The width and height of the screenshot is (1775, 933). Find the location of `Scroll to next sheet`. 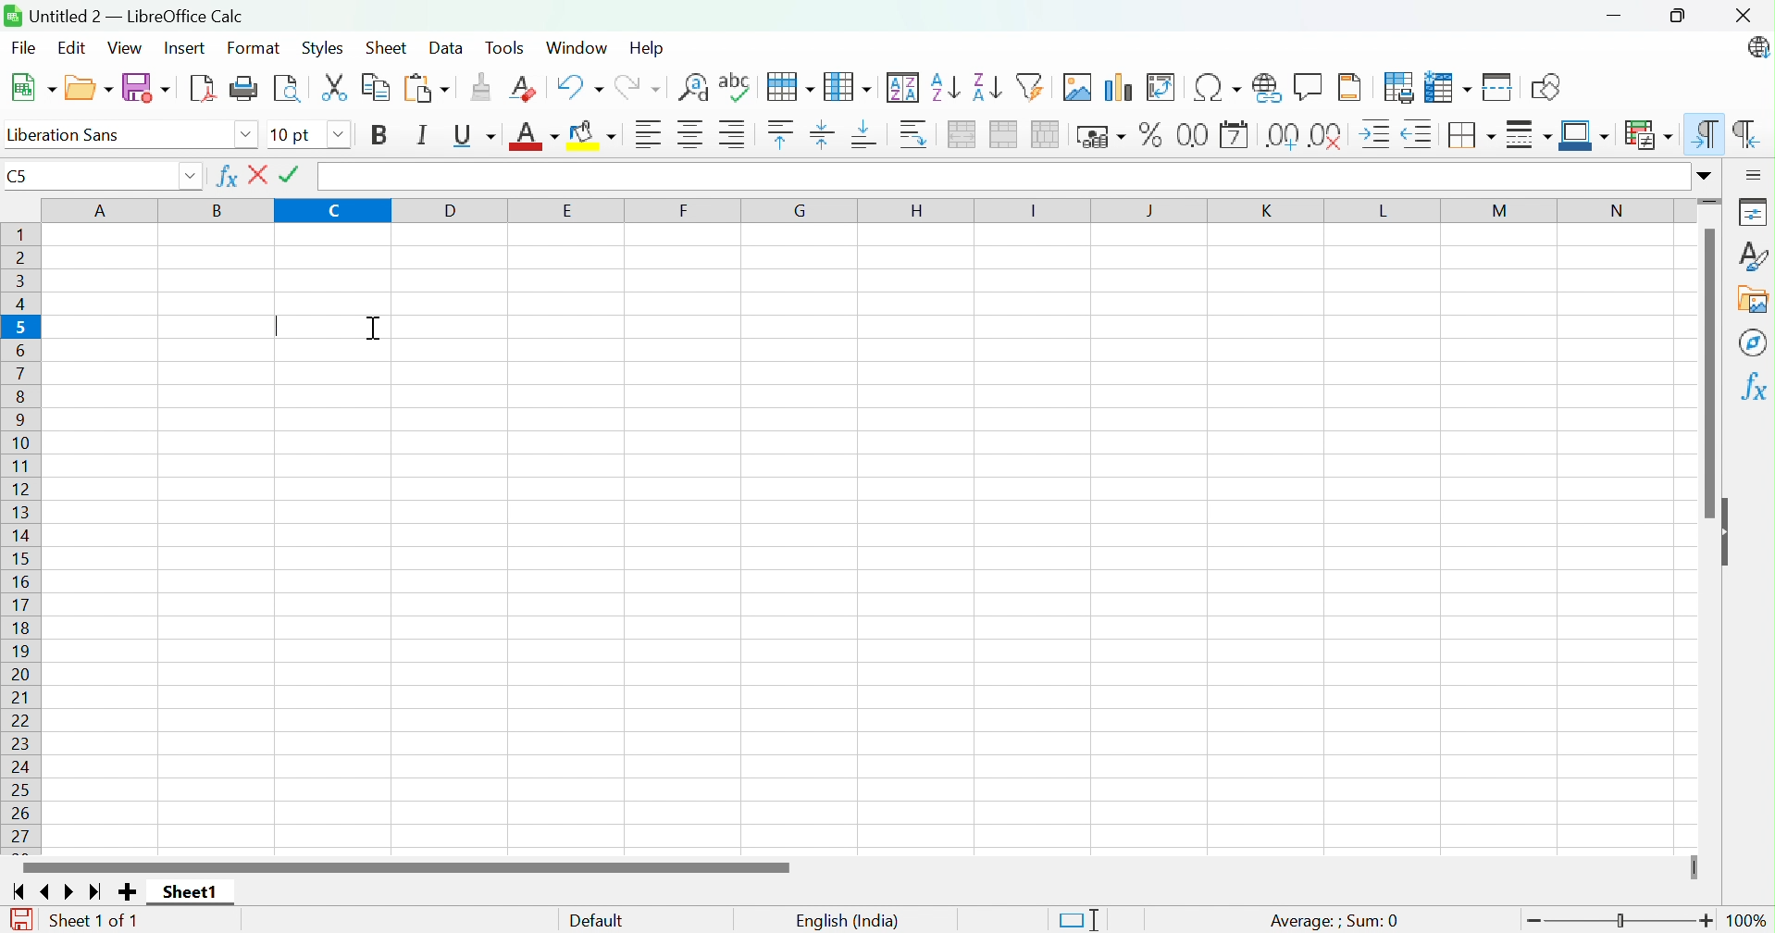

Scroll to next sheet is located at coordinates (72, 892).